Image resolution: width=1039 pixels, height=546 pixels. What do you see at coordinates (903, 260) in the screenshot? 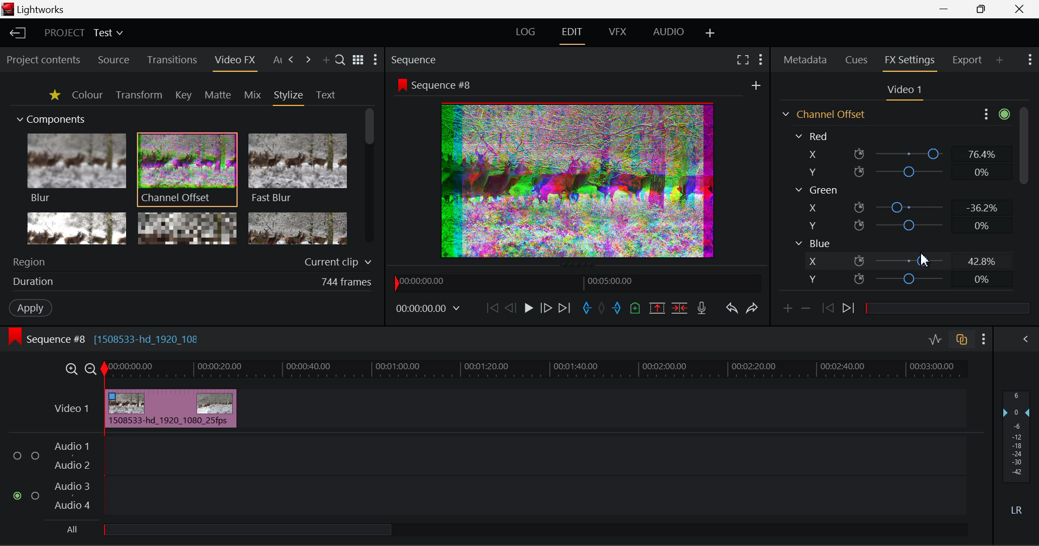
I see `Blue X` at bounding box center [903, 260].